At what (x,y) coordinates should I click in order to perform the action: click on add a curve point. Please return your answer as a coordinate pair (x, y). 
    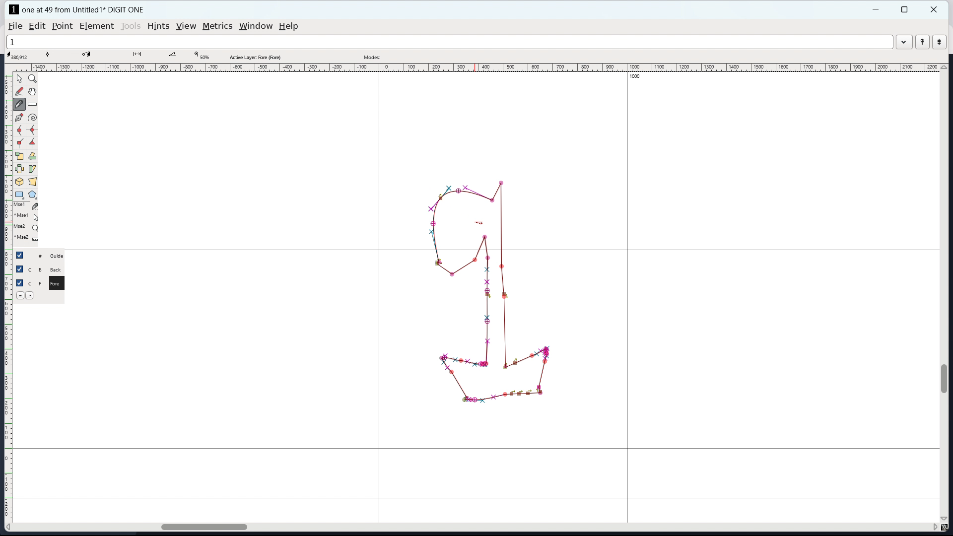
    Looking at the image, I should click on (19, 131).